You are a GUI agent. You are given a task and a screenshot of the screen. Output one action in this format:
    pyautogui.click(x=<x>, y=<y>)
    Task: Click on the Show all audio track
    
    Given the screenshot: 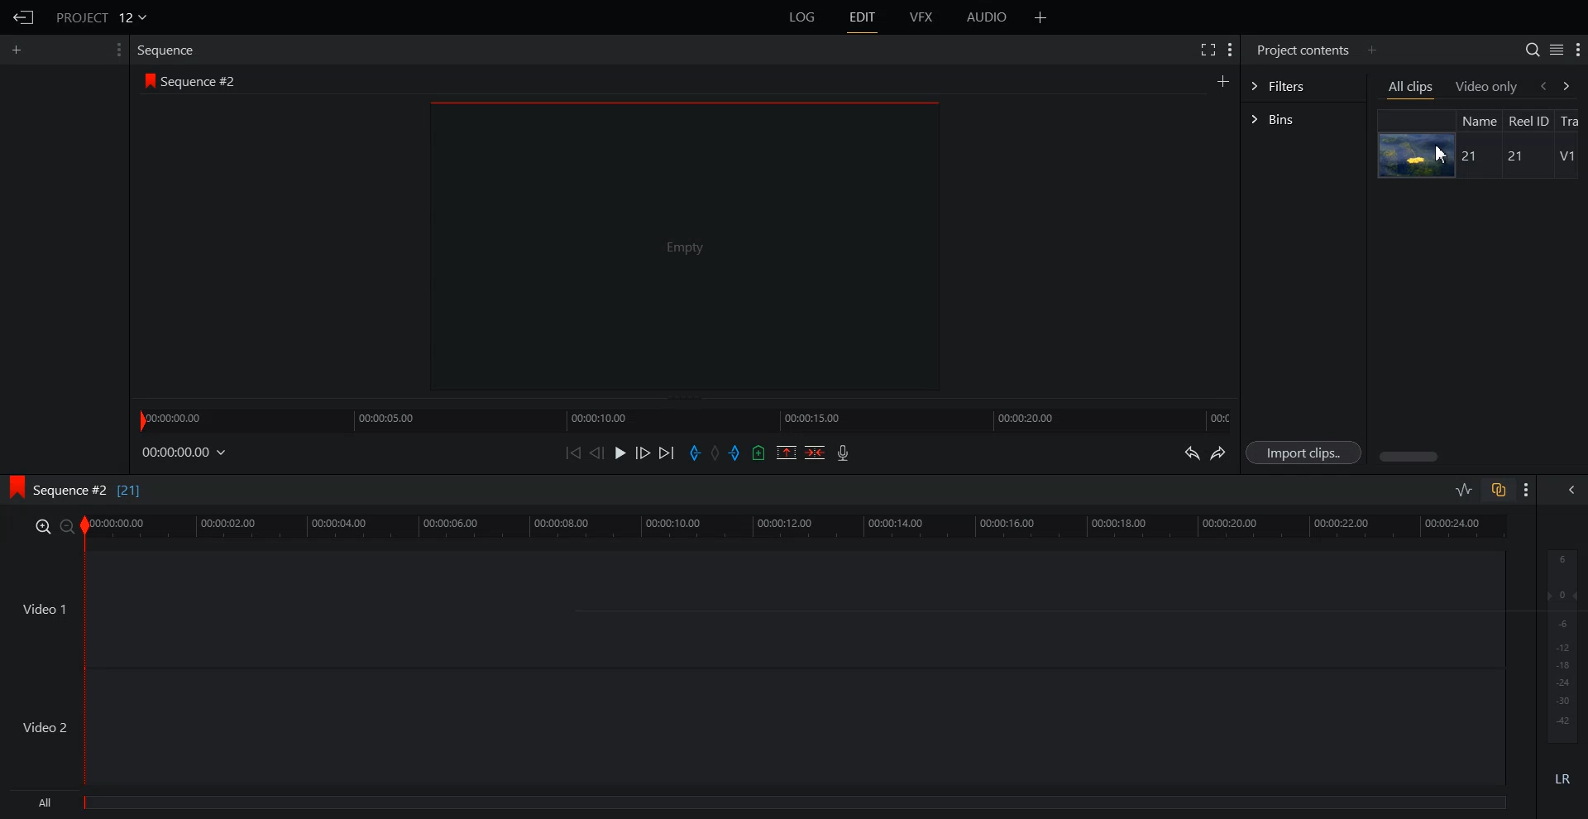 What is the action you would take?
    pyautogui.click(x=1572, y=490)
    